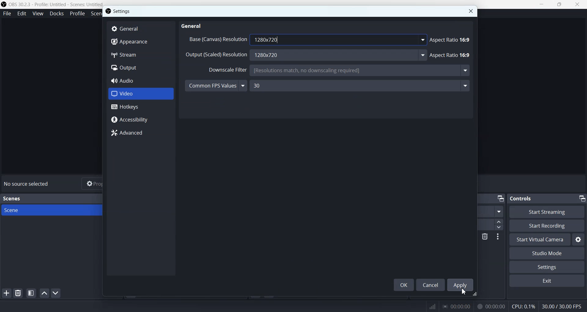  I want to click on Output, so click(140, 67).